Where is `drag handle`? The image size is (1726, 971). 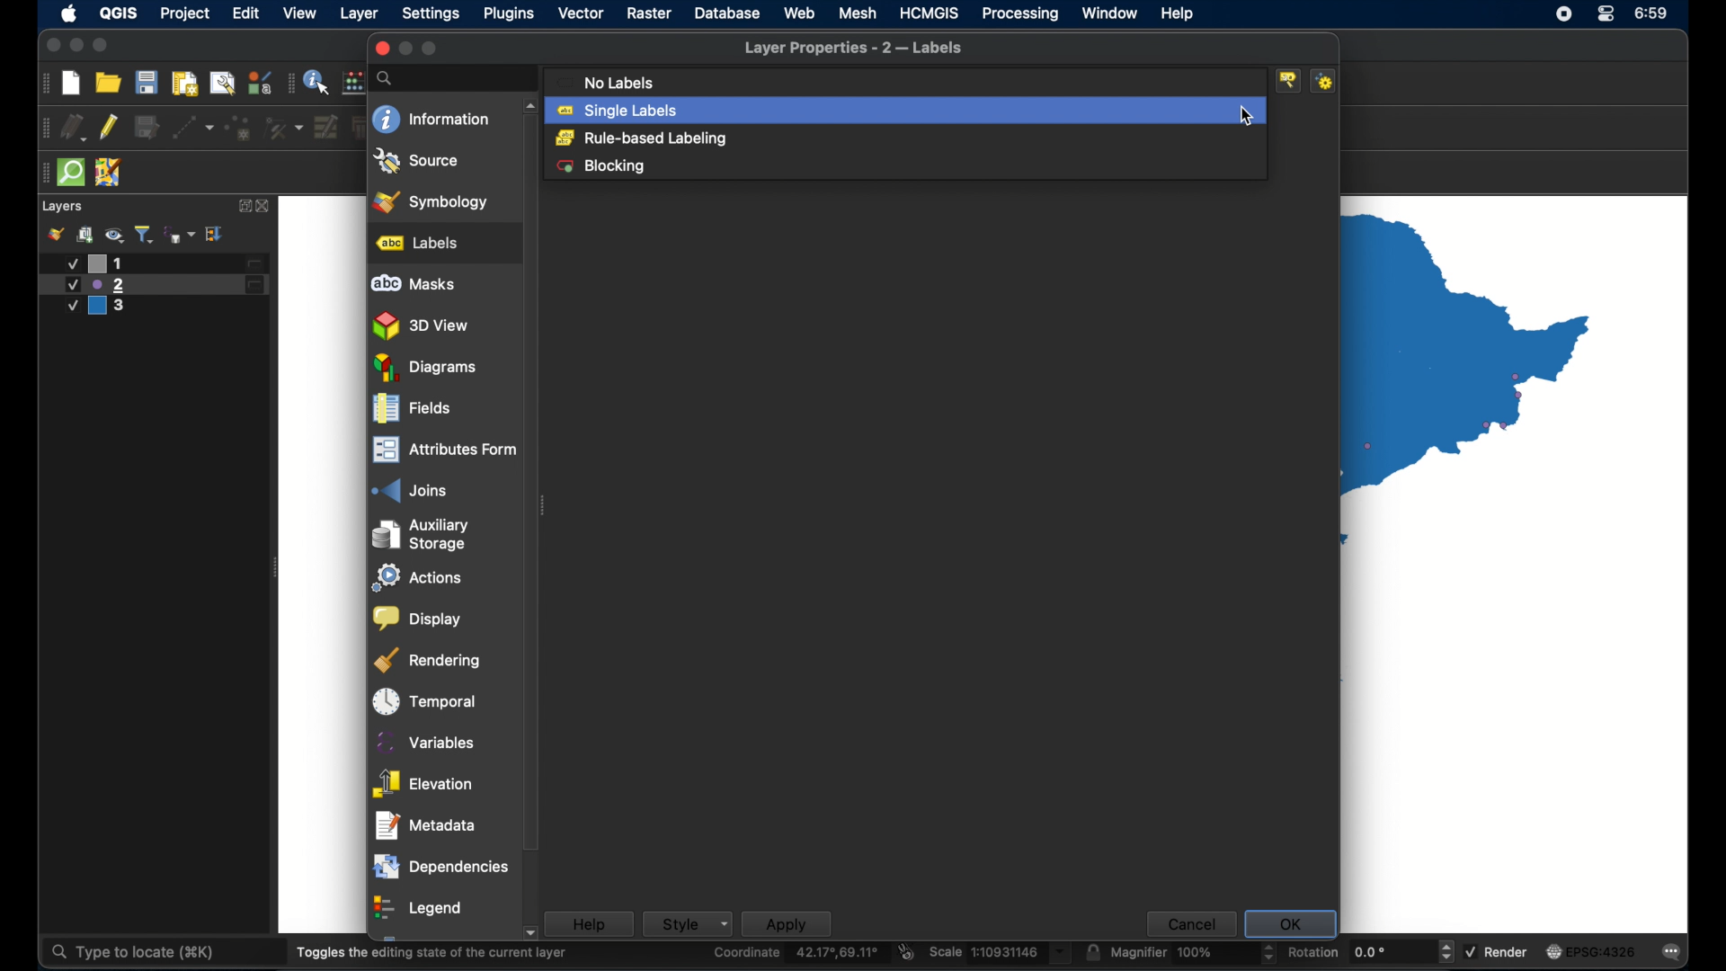
drag handle is located at coordinates (290, 82).